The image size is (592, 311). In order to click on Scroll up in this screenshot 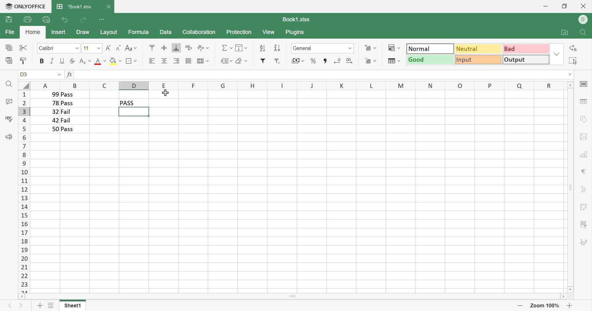, I will do `click(571, 84)`.